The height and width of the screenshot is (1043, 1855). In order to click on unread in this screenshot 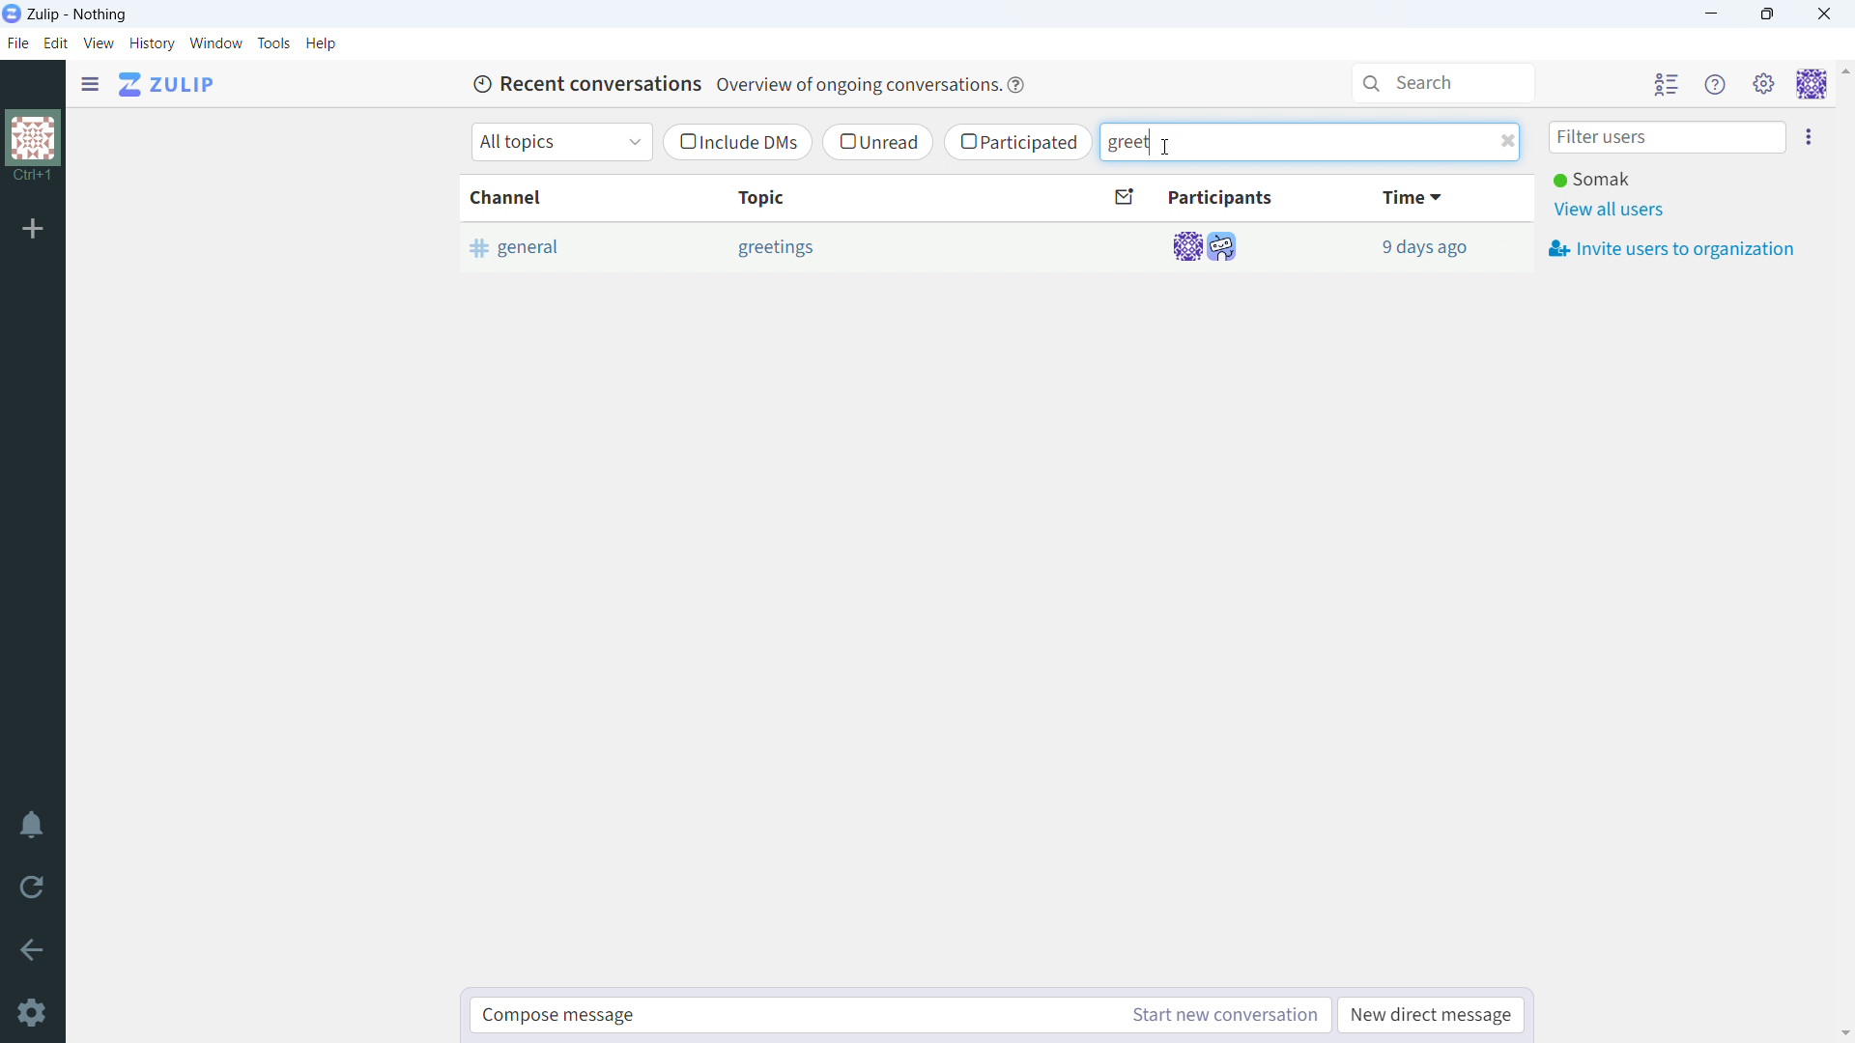, I will do `click(878, 141)`.